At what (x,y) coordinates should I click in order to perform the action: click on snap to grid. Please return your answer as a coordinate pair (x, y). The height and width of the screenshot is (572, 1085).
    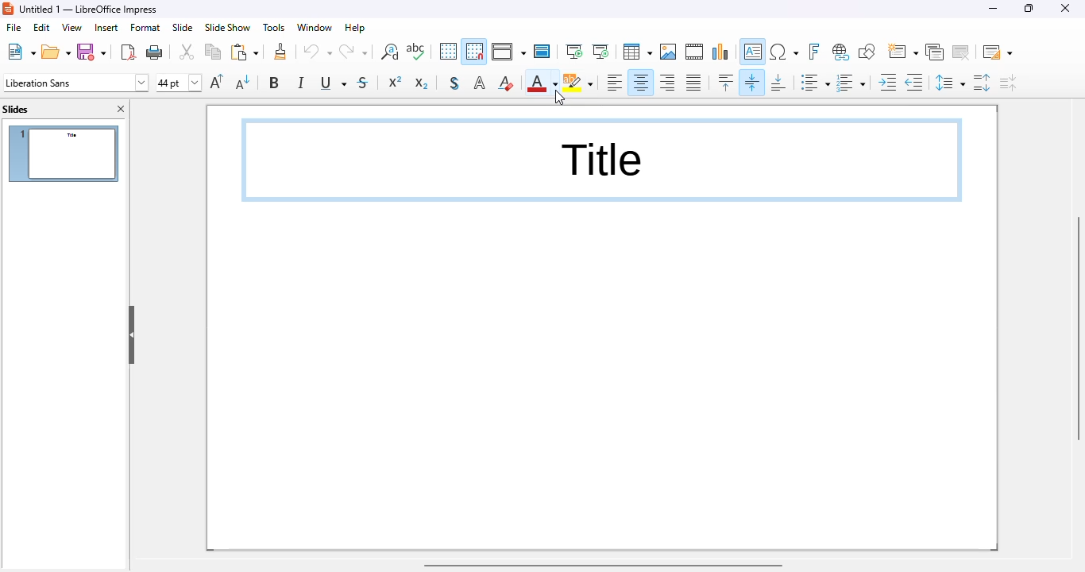
    Looking at the image, I should click on (474, 51).